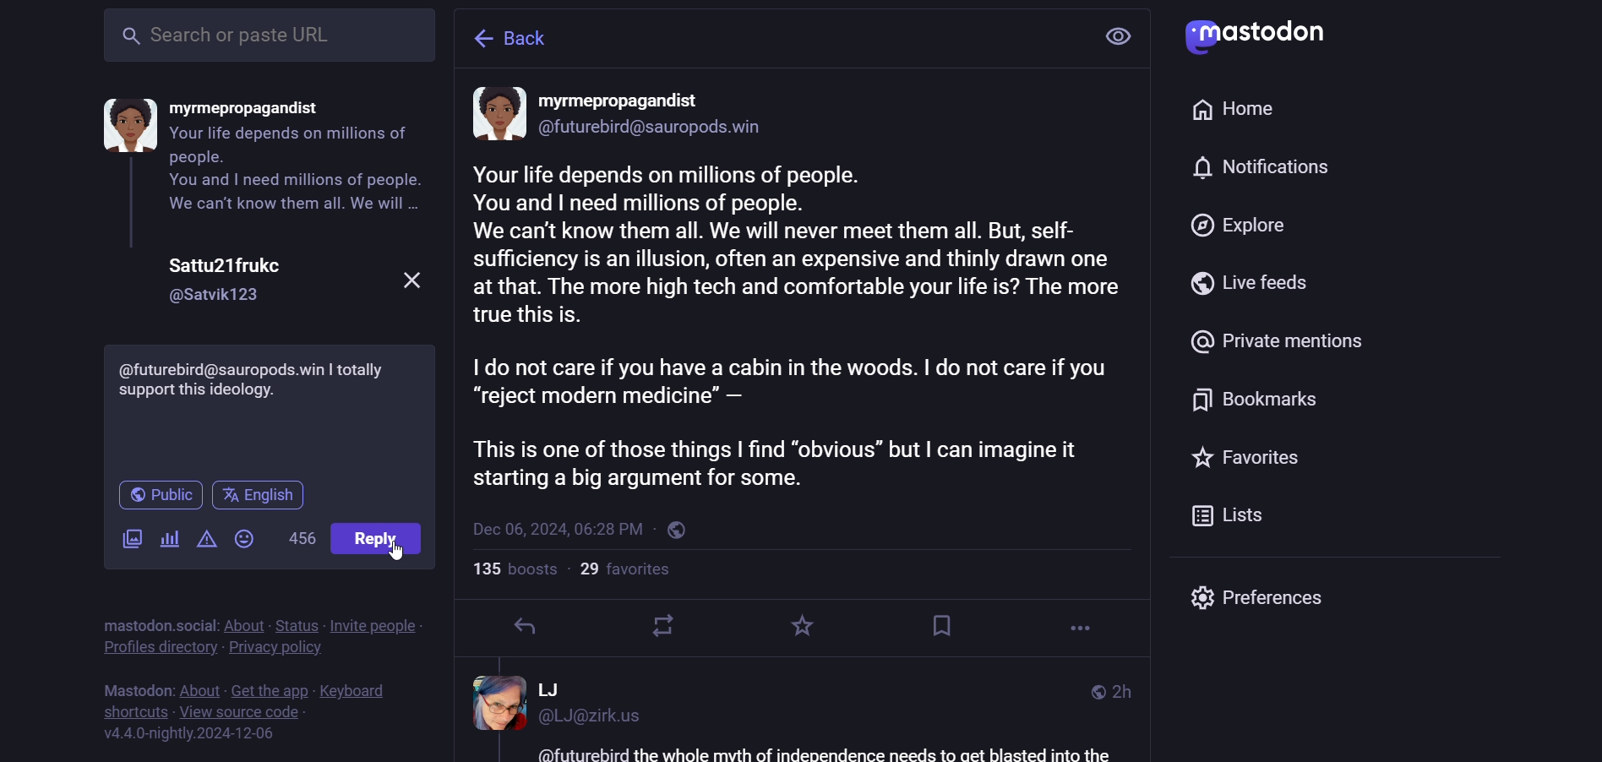 The height and width of the screenshot is (762, 1602). Describe the element at coordinates (806, 626) in the screenshot. I see `favorite` at that location.